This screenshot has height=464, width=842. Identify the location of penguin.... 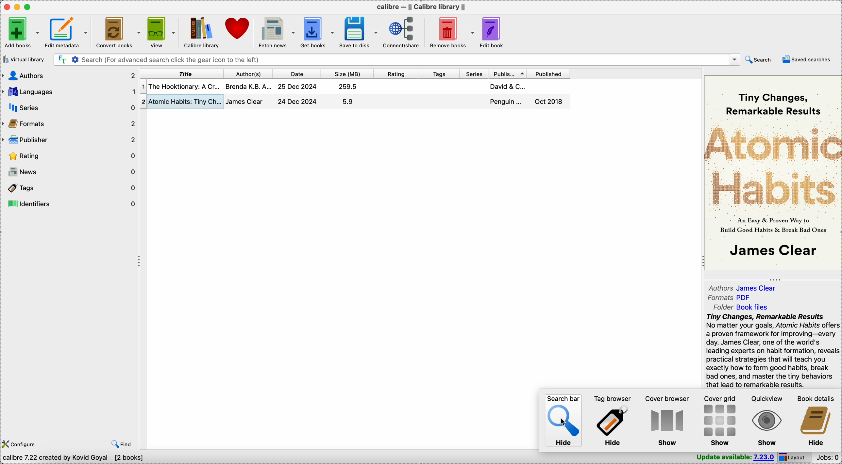
(506, 102).